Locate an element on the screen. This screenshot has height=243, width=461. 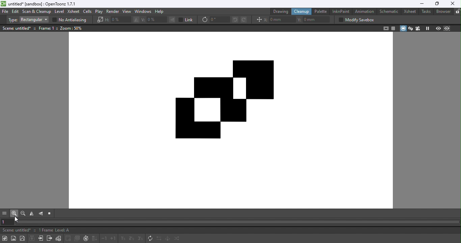
Select the current frame is located at coordinates (8, 222).